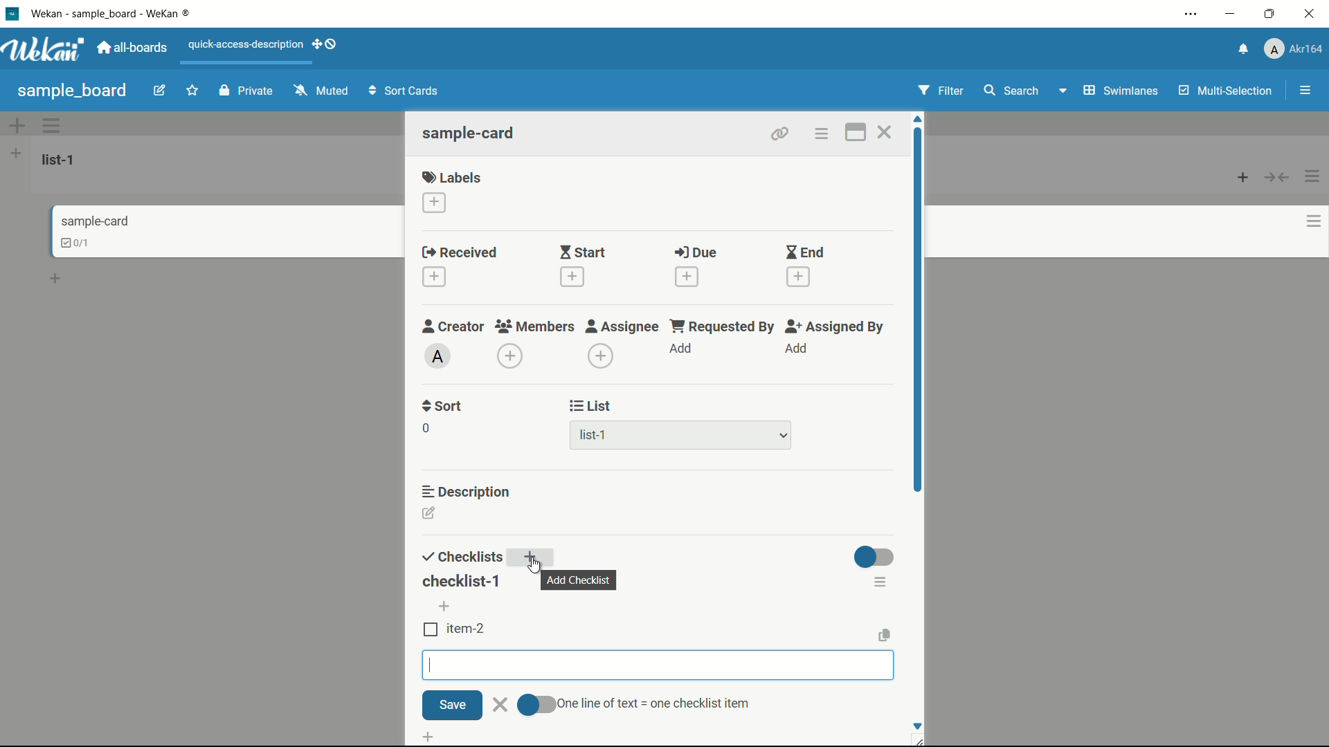 The height and width of the screenshot is (747, 1329). What do you see at coordinates (1227, 92) in the screenshot?
I see `multi selection` at bounding box center [1227, 92].